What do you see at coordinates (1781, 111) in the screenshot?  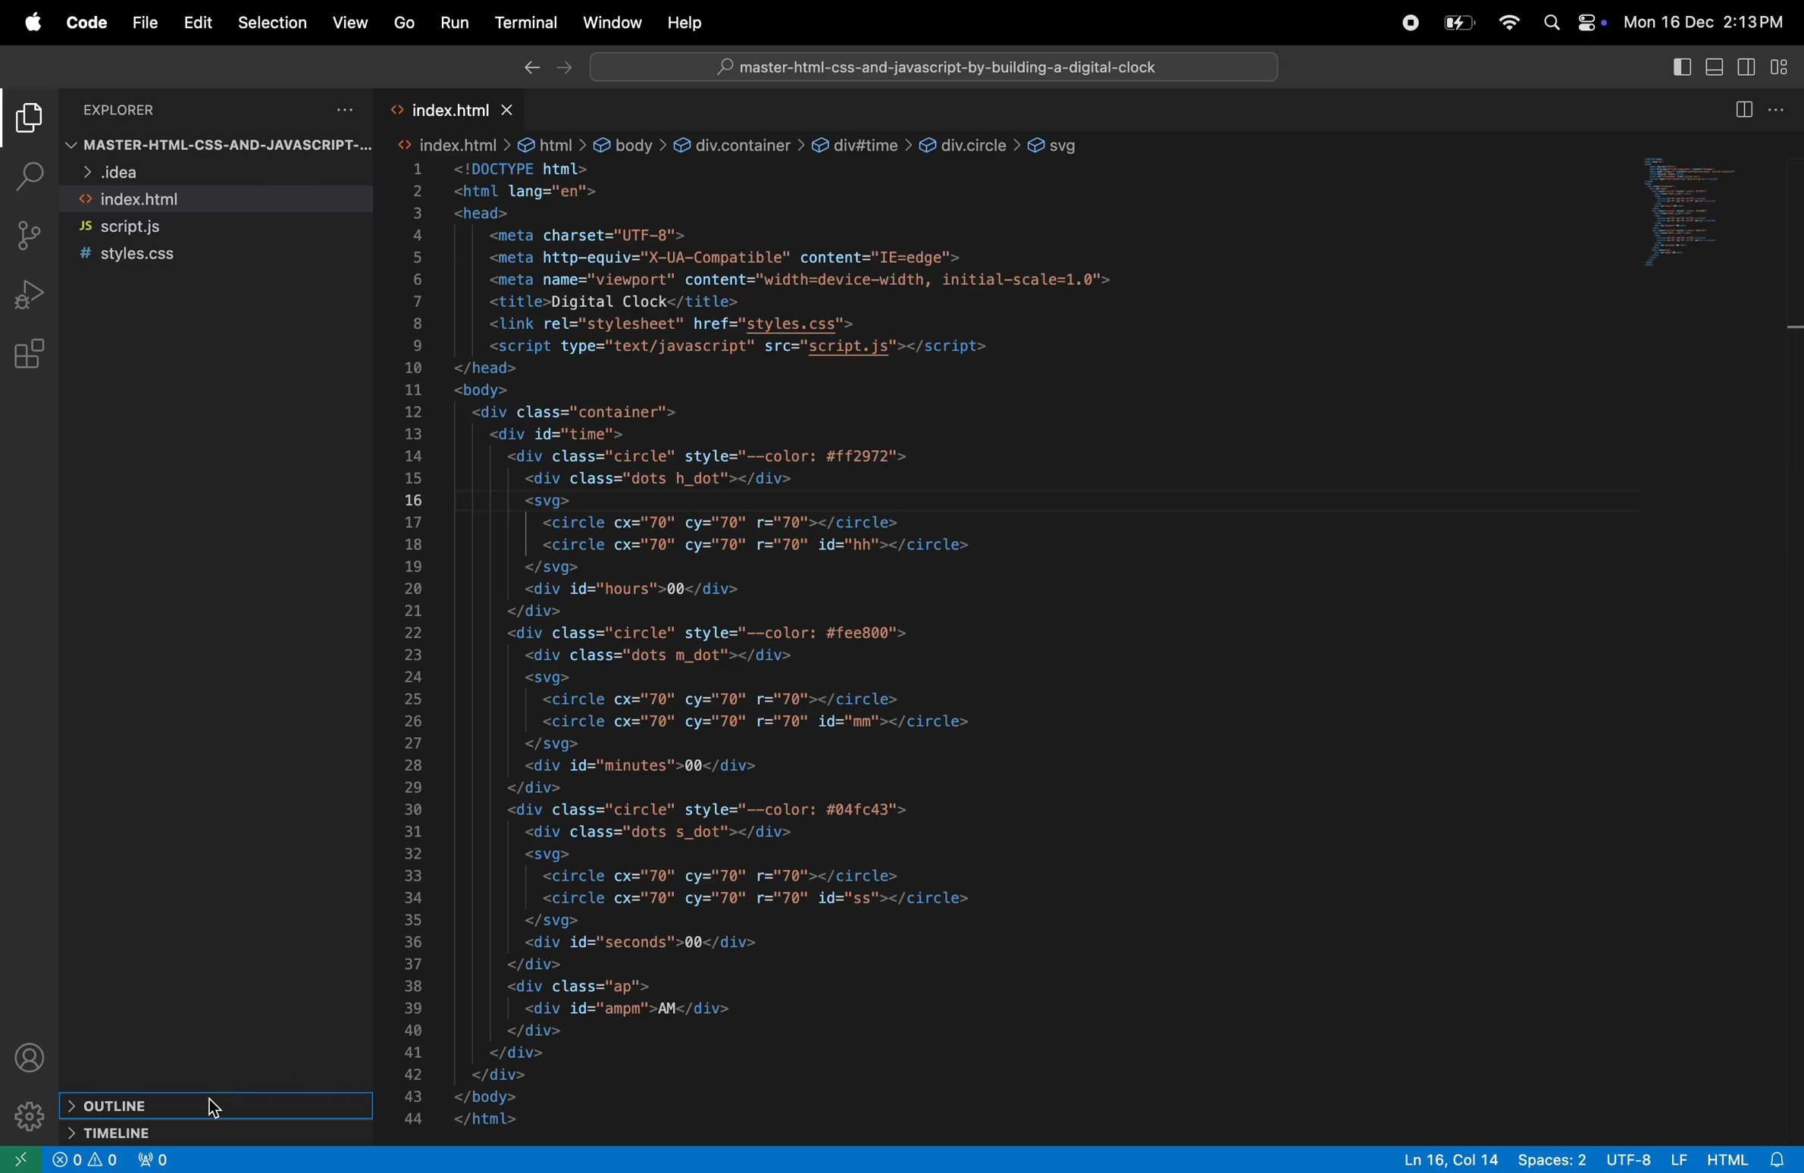 I see `options` at bounding box center [1781, 111].